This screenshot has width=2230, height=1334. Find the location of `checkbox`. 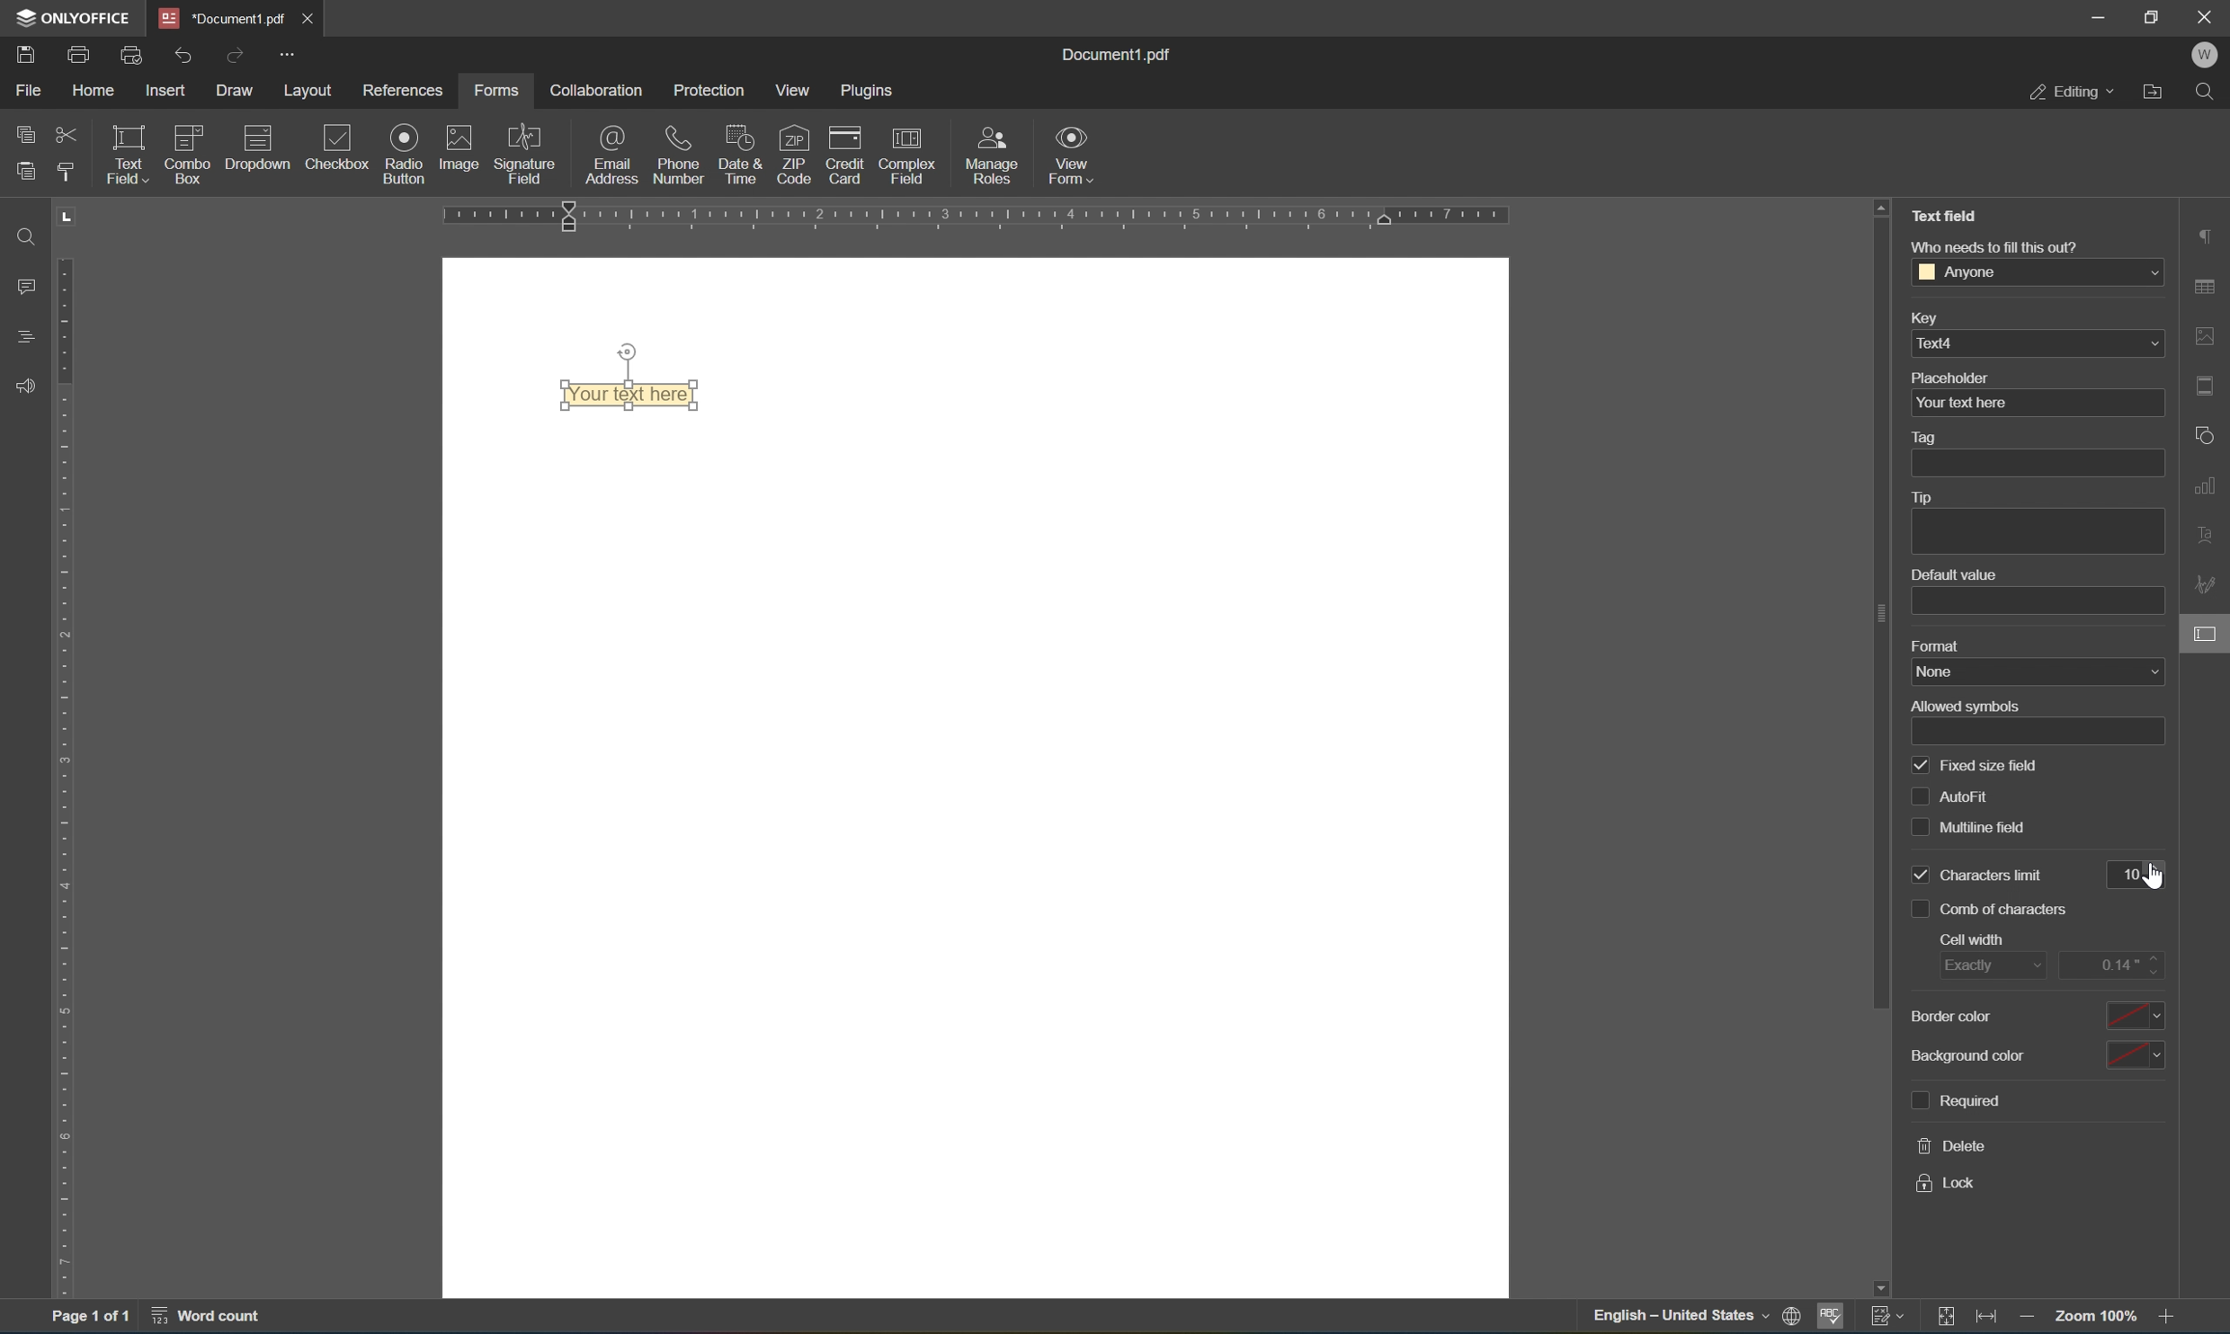

checkbox is located at coordinates (1920, 875).